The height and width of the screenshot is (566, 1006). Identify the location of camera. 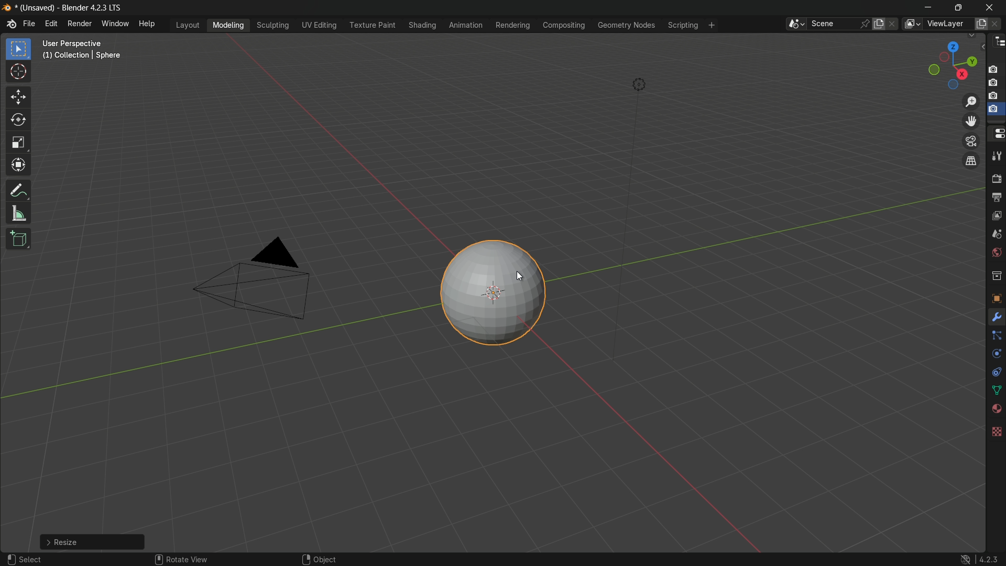
(256, 280).